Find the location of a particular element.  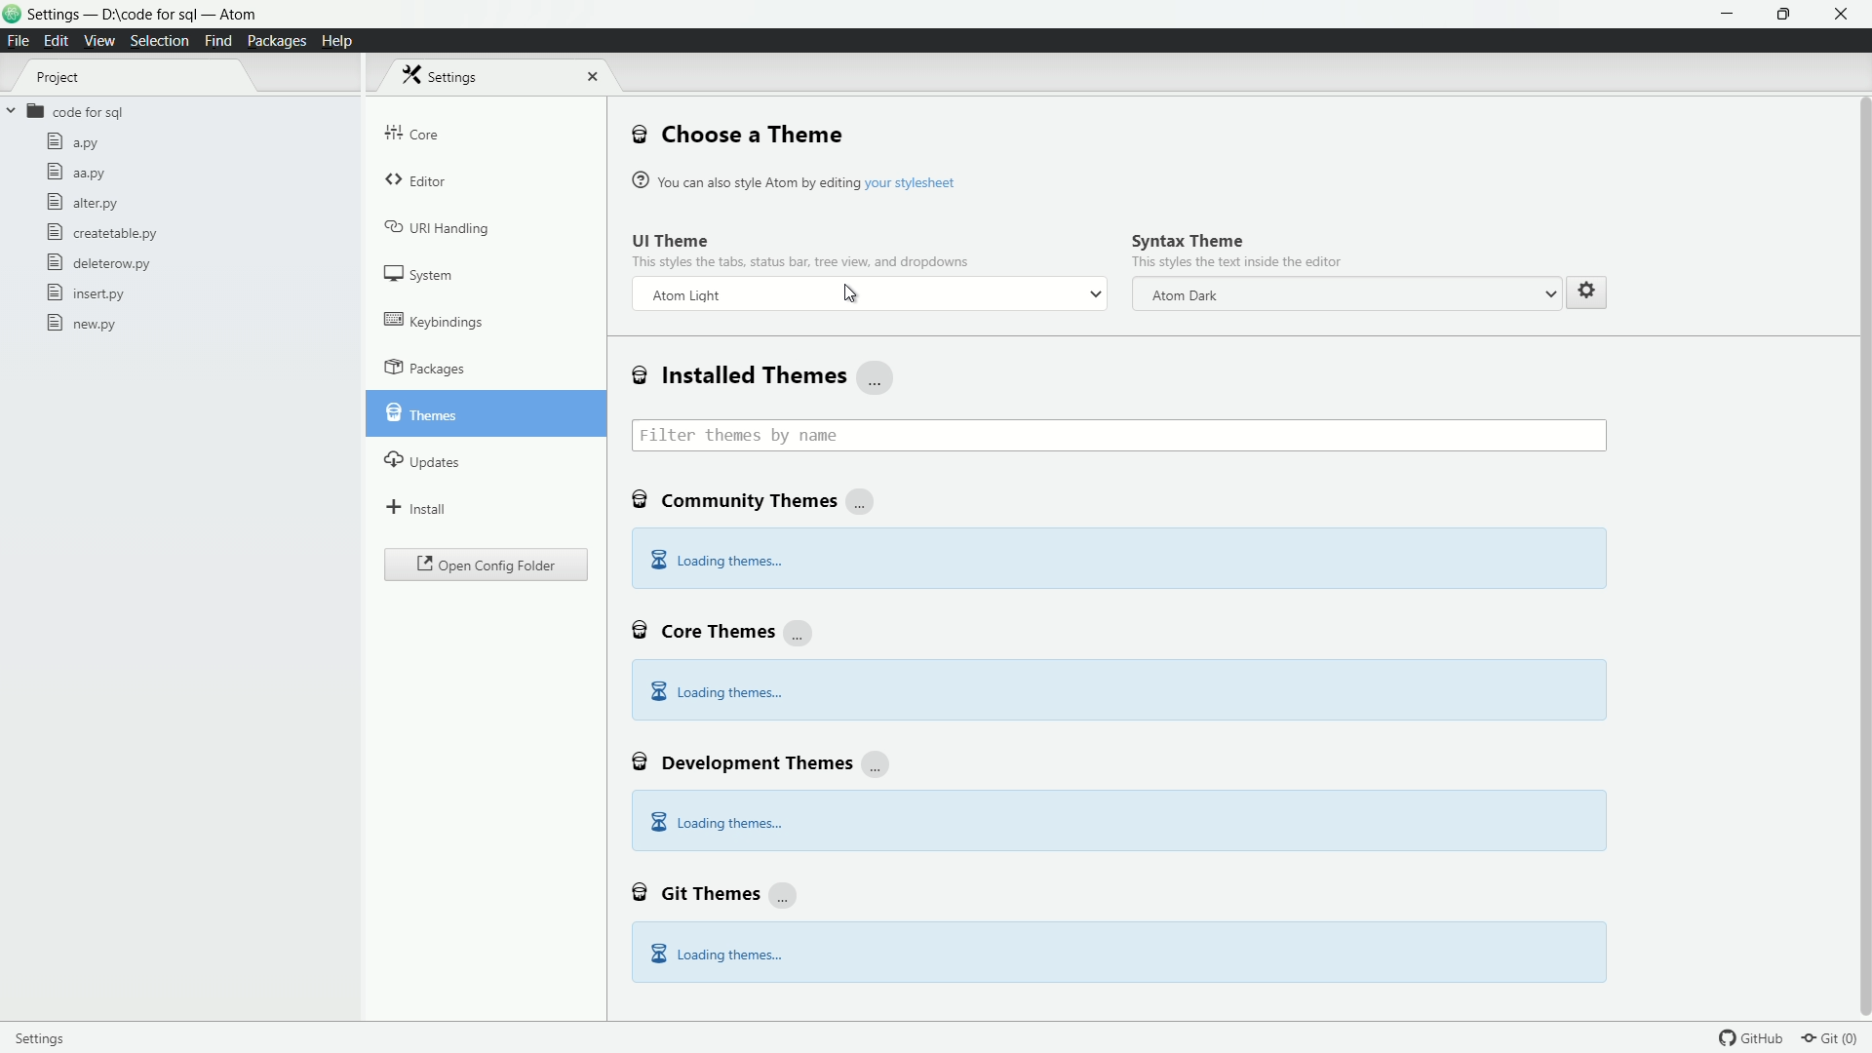

atom light is located at coordinates (686, 296).